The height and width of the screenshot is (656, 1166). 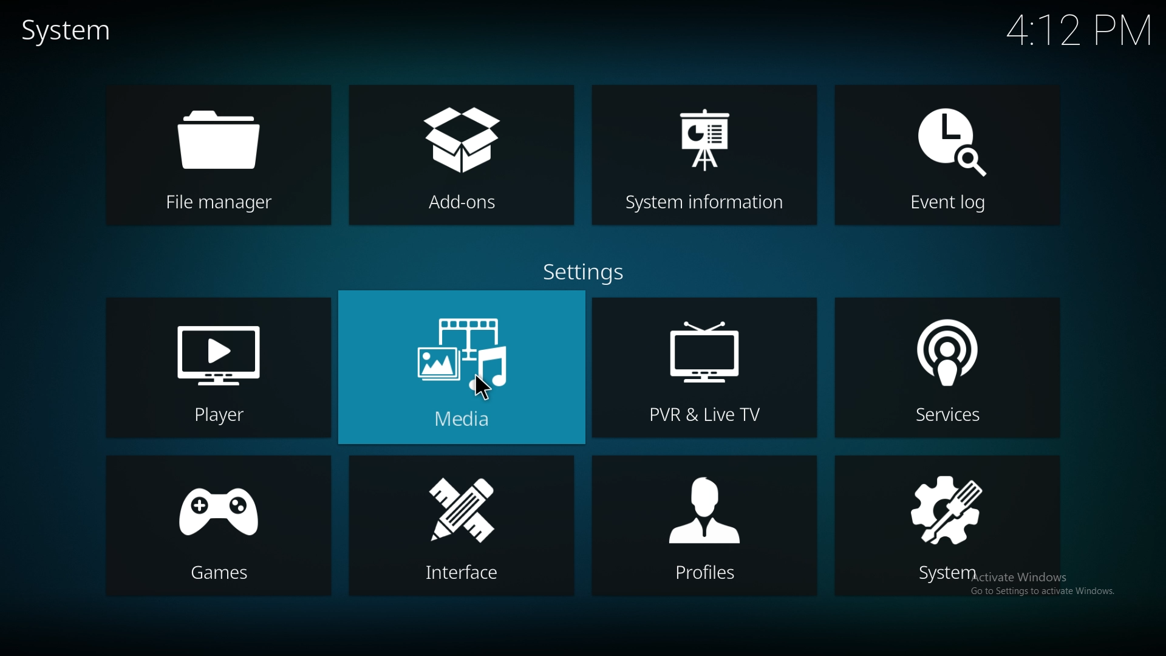 What do you see at coordinates (705, 525) in the screenshot?
I see `profiles` at bounding box center [705, 525].